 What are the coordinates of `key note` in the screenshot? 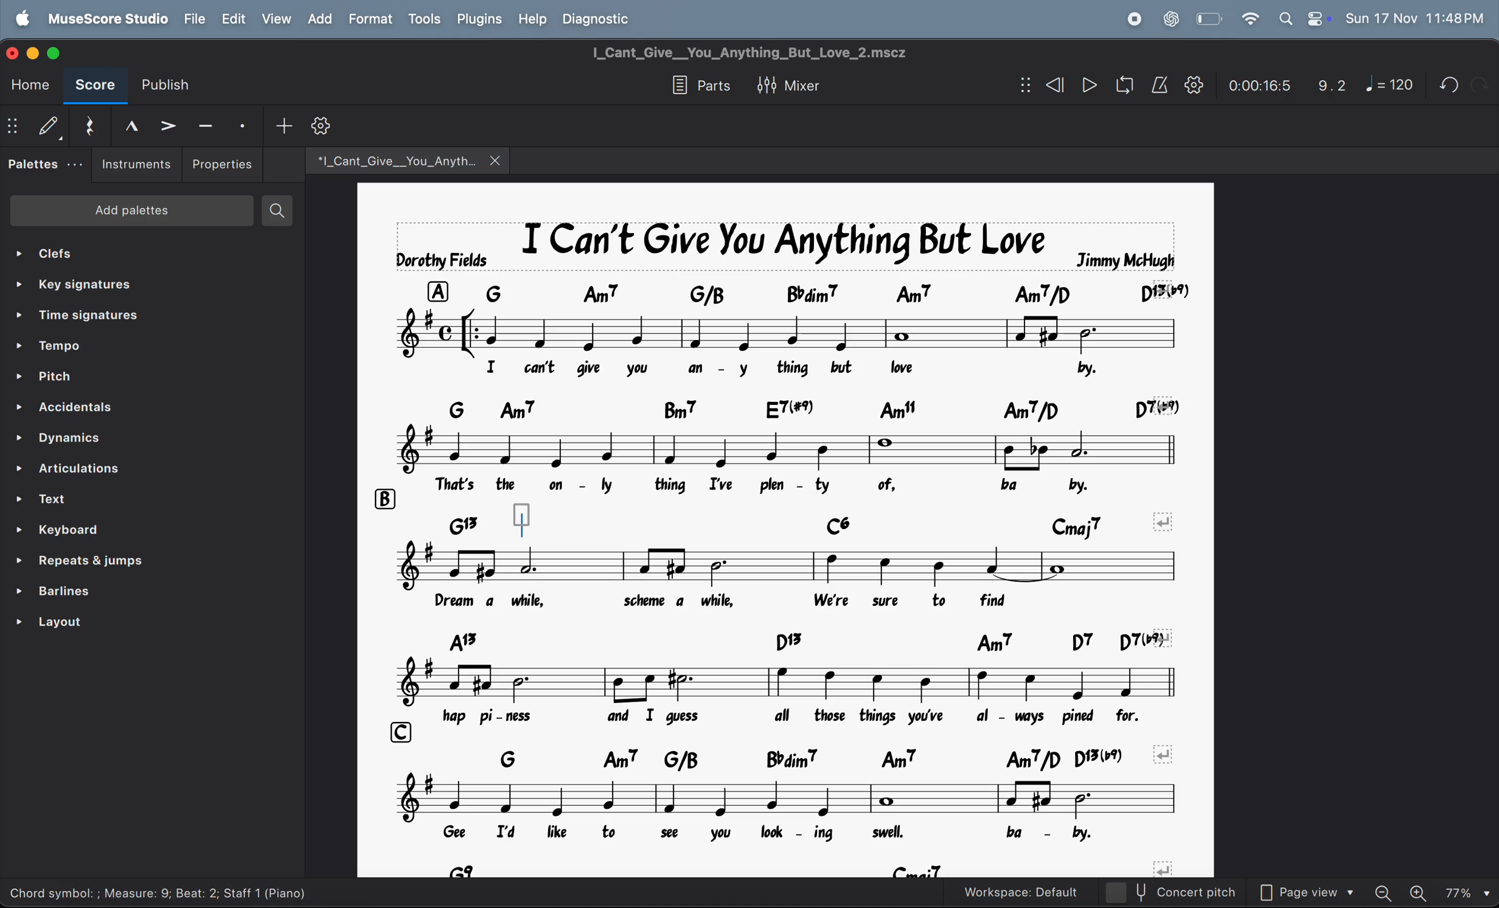 It's located at (799, 291).